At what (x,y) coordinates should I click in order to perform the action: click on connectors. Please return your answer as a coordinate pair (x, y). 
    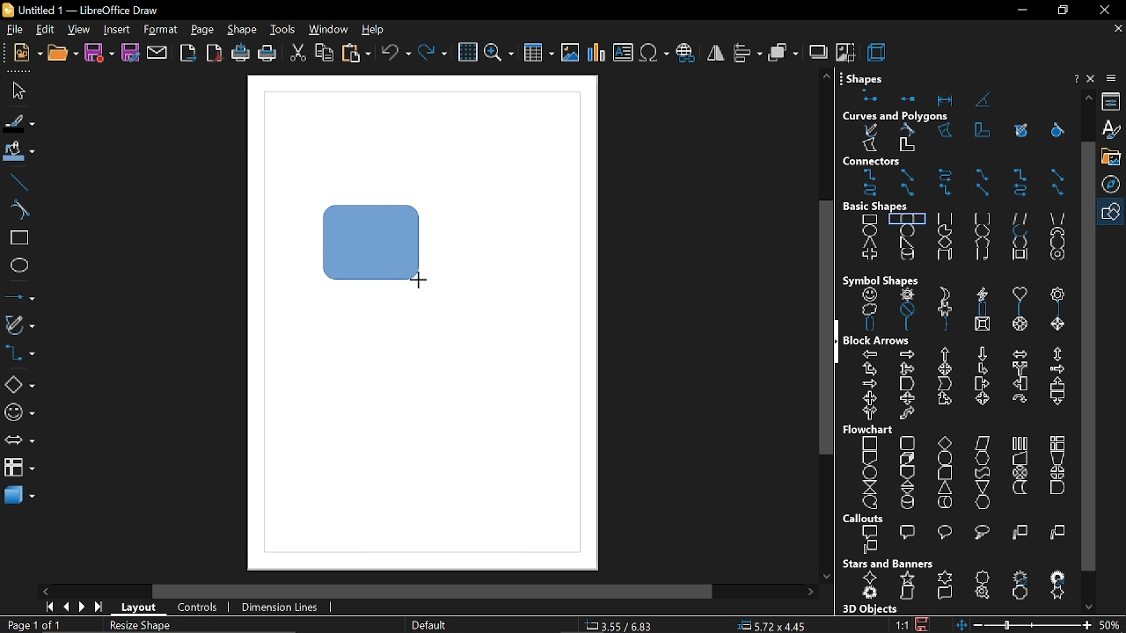
    Looking at the image, I should click on (893, 162).